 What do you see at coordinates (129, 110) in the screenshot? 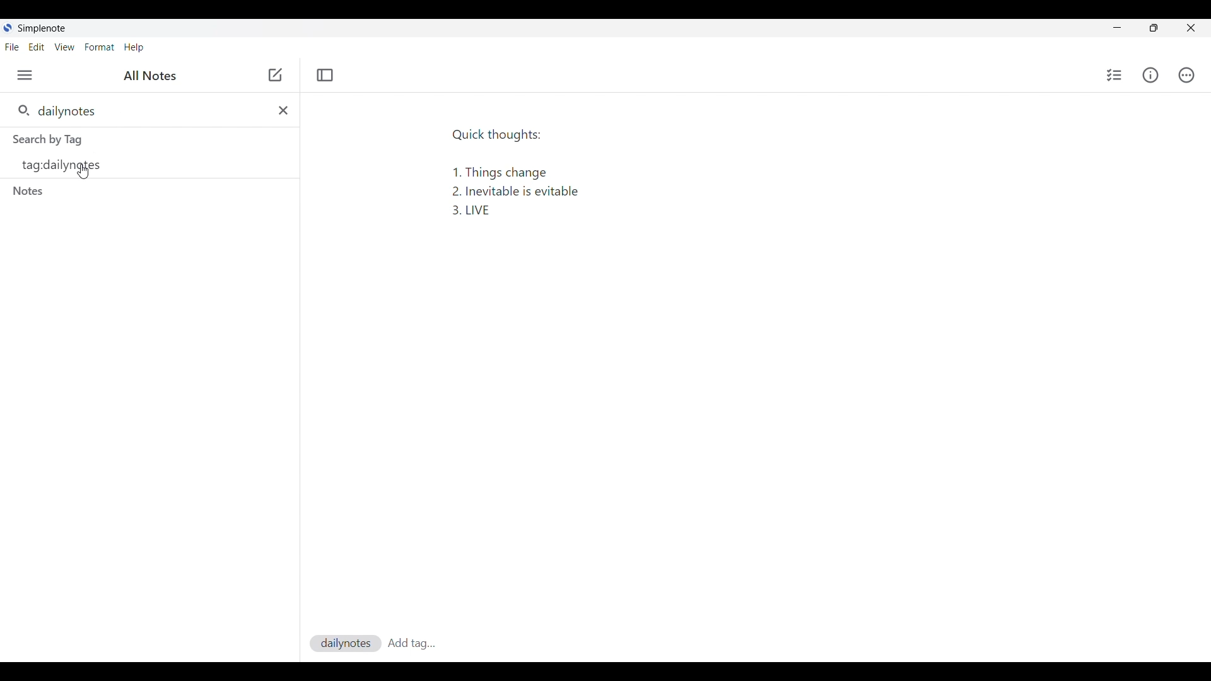
I see `Search` at bounding box center [129, 110].